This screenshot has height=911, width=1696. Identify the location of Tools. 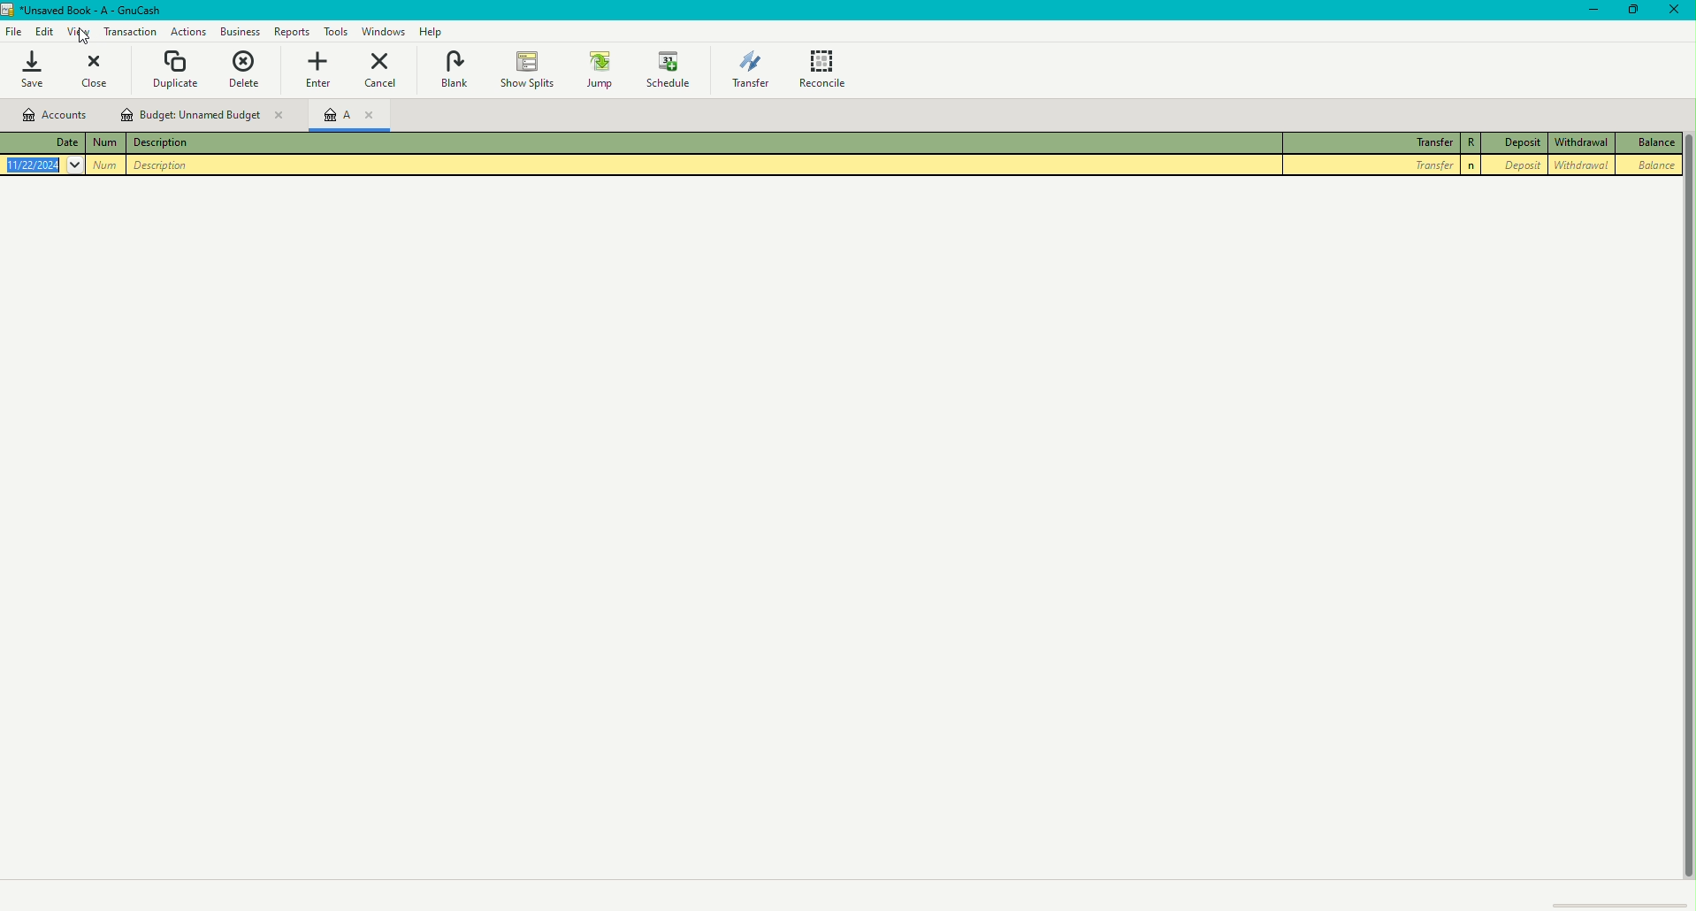
(292, 32).